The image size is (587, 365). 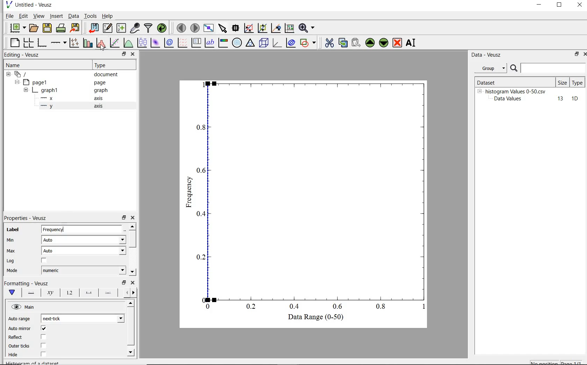 I want to click on plot a vector field, so click(x=183, y=43).